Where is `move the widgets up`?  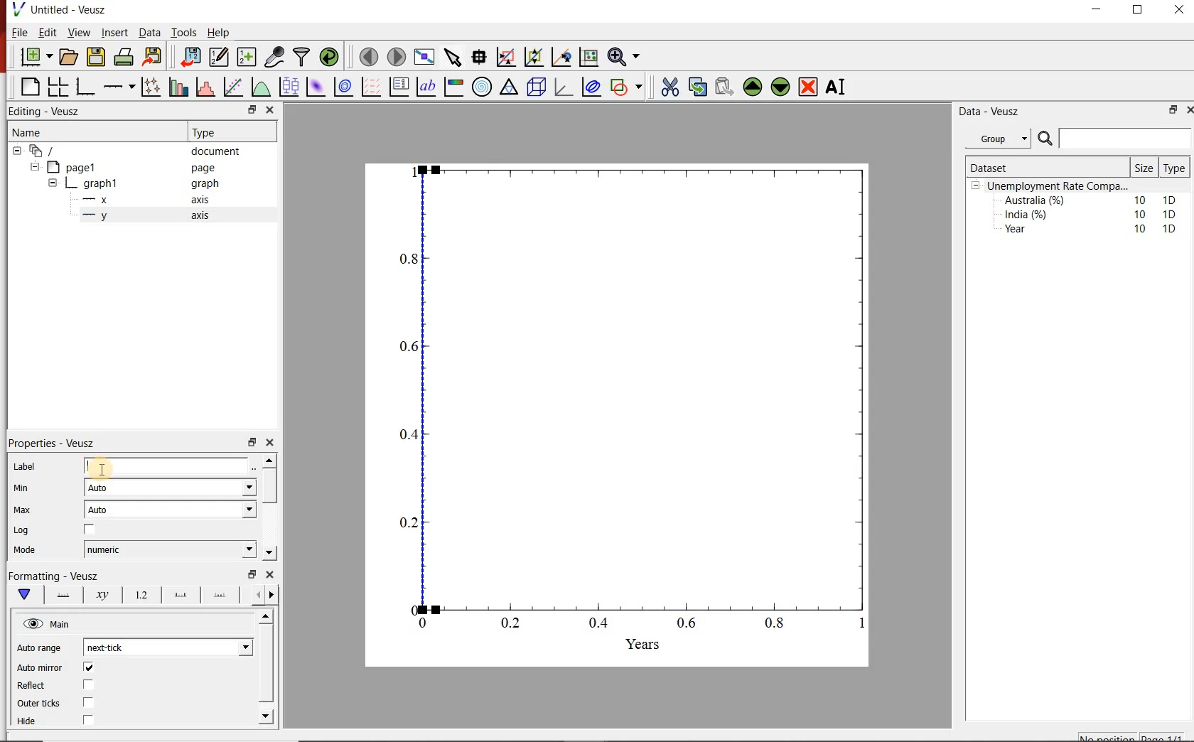 move the widgets up is located at coordinates (753, 87).